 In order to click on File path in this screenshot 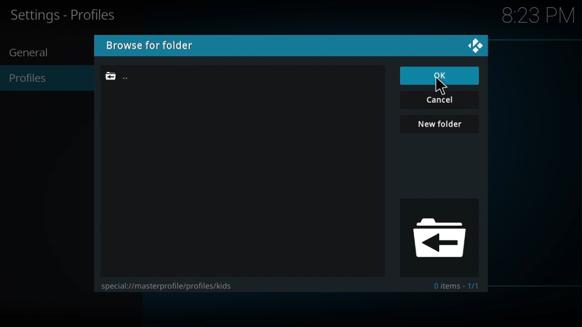, I will do `click(163, 286)`.